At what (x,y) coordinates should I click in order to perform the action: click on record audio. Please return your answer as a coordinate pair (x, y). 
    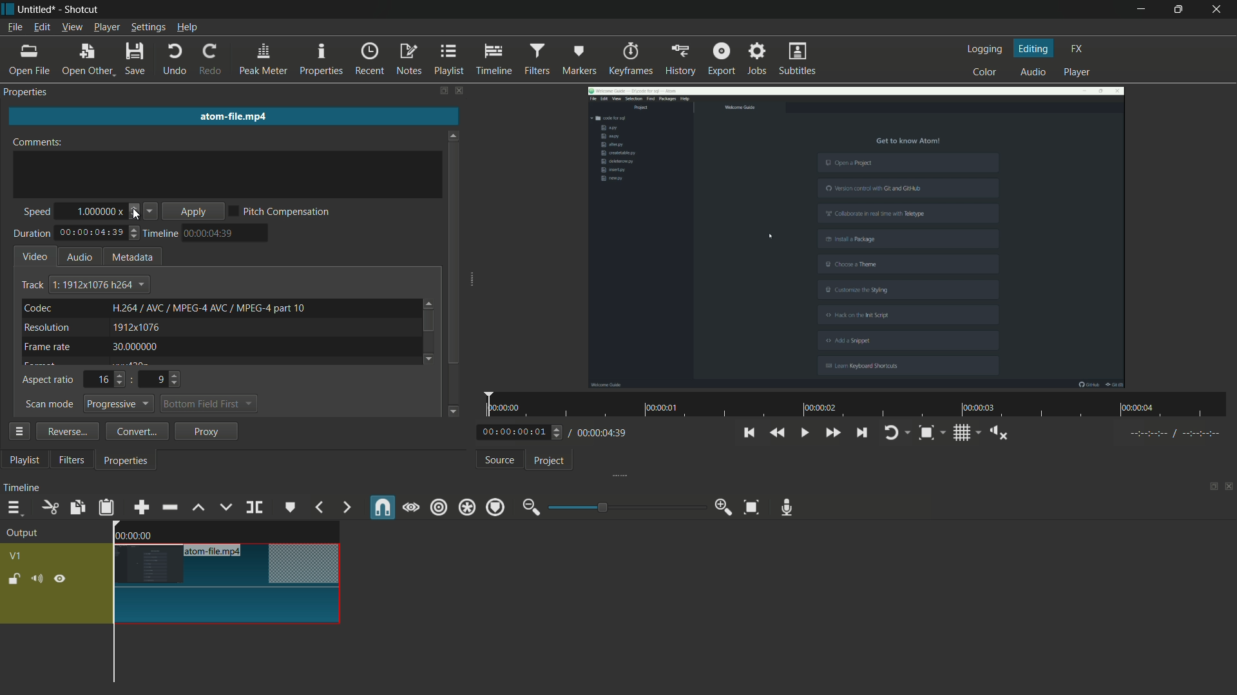
    Looking at the image, I should click on (787, 508).